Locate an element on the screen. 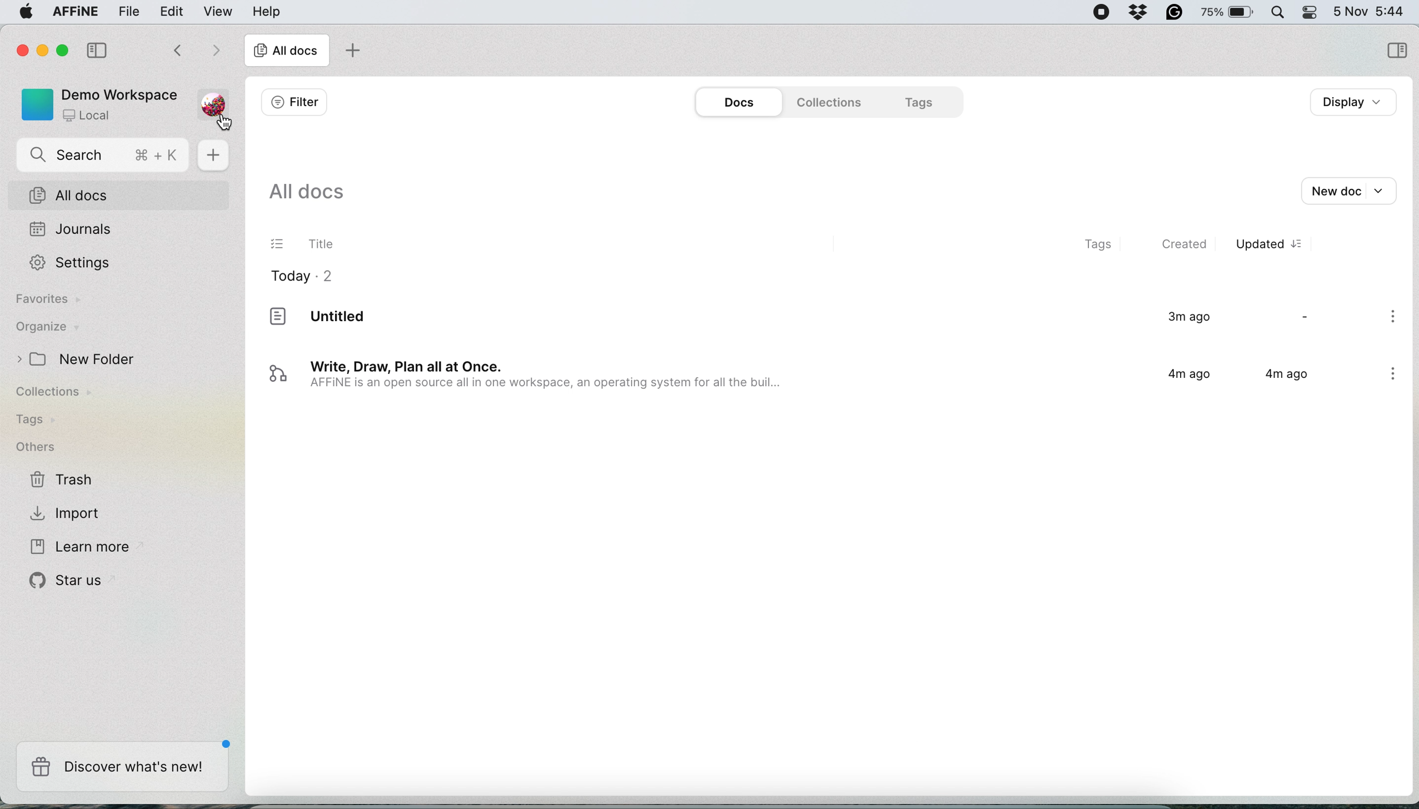 This screenshot has width=1419, height=809. add  is located at coordinates (216, 157).